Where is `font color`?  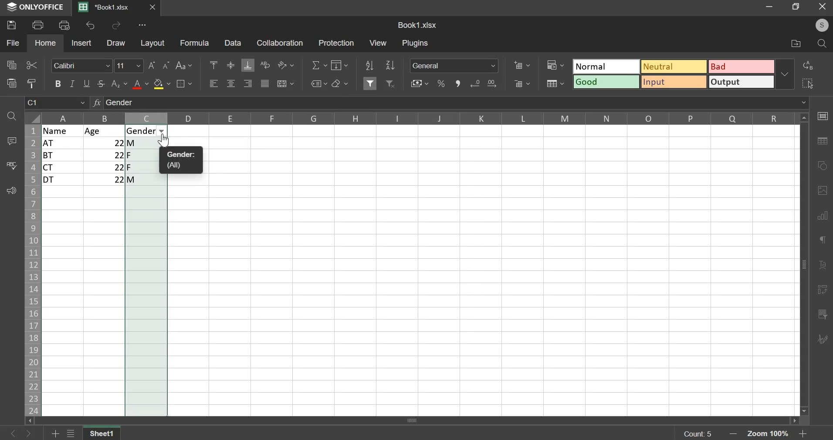 font color is located at coordinates (141, 84).